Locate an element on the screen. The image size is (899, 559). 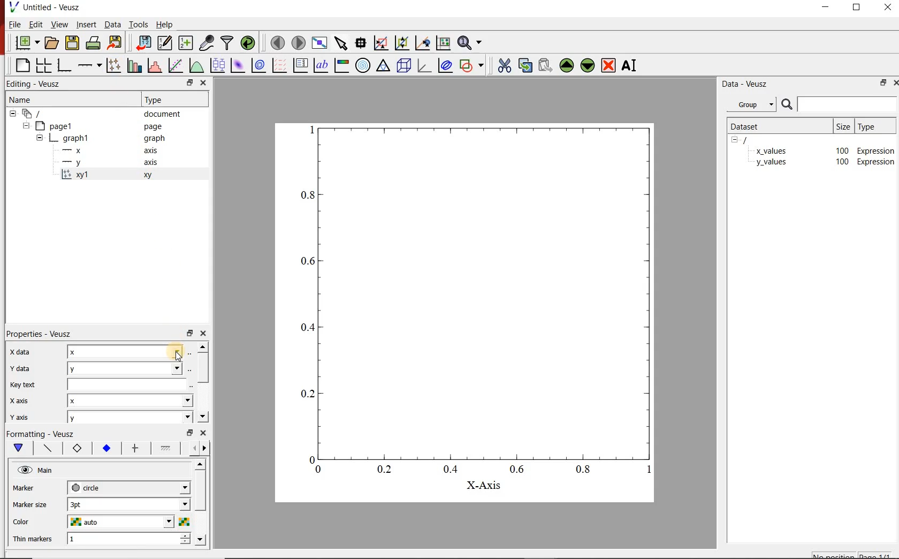
bar graph is located at coordinates (64, 66).